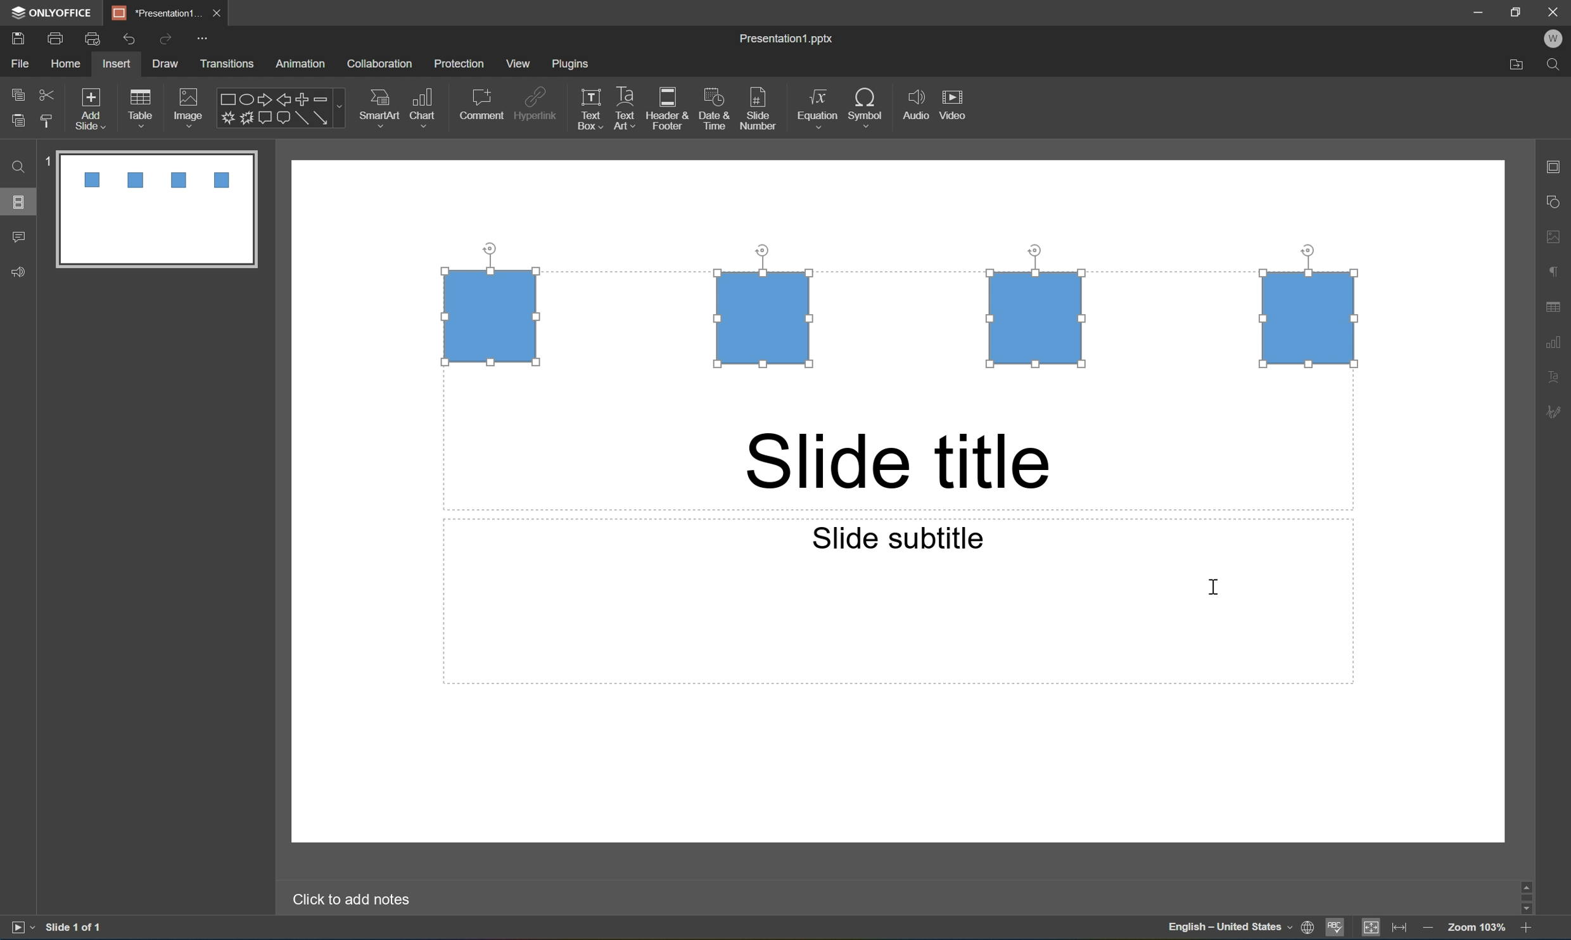 The image size is (1571, 940). Describe the element at coordinates (481, 104) in the screenshot. I see `comment` at that location.